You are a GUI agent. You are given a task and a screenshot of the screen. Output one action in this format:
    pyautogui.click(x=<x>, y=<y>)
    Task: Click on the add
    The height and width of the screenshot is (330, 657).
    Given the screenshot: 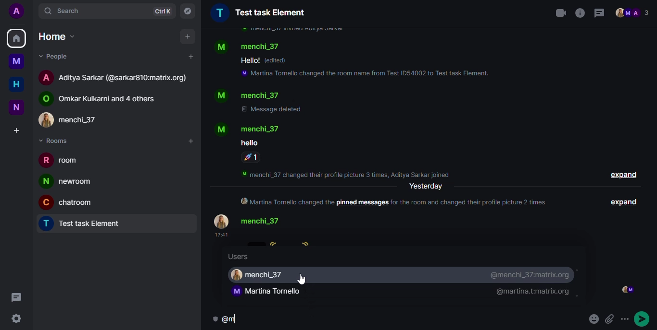 What is the action you would take?
    pyautogui.click(x=190, y=57)
    